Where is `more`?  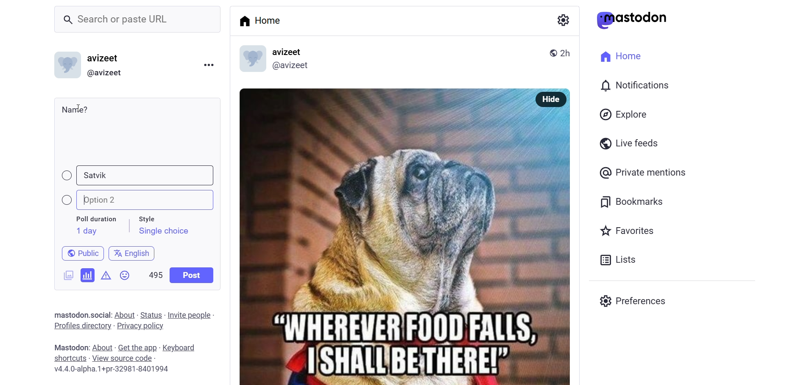 more is located at coordinates (208, 64).